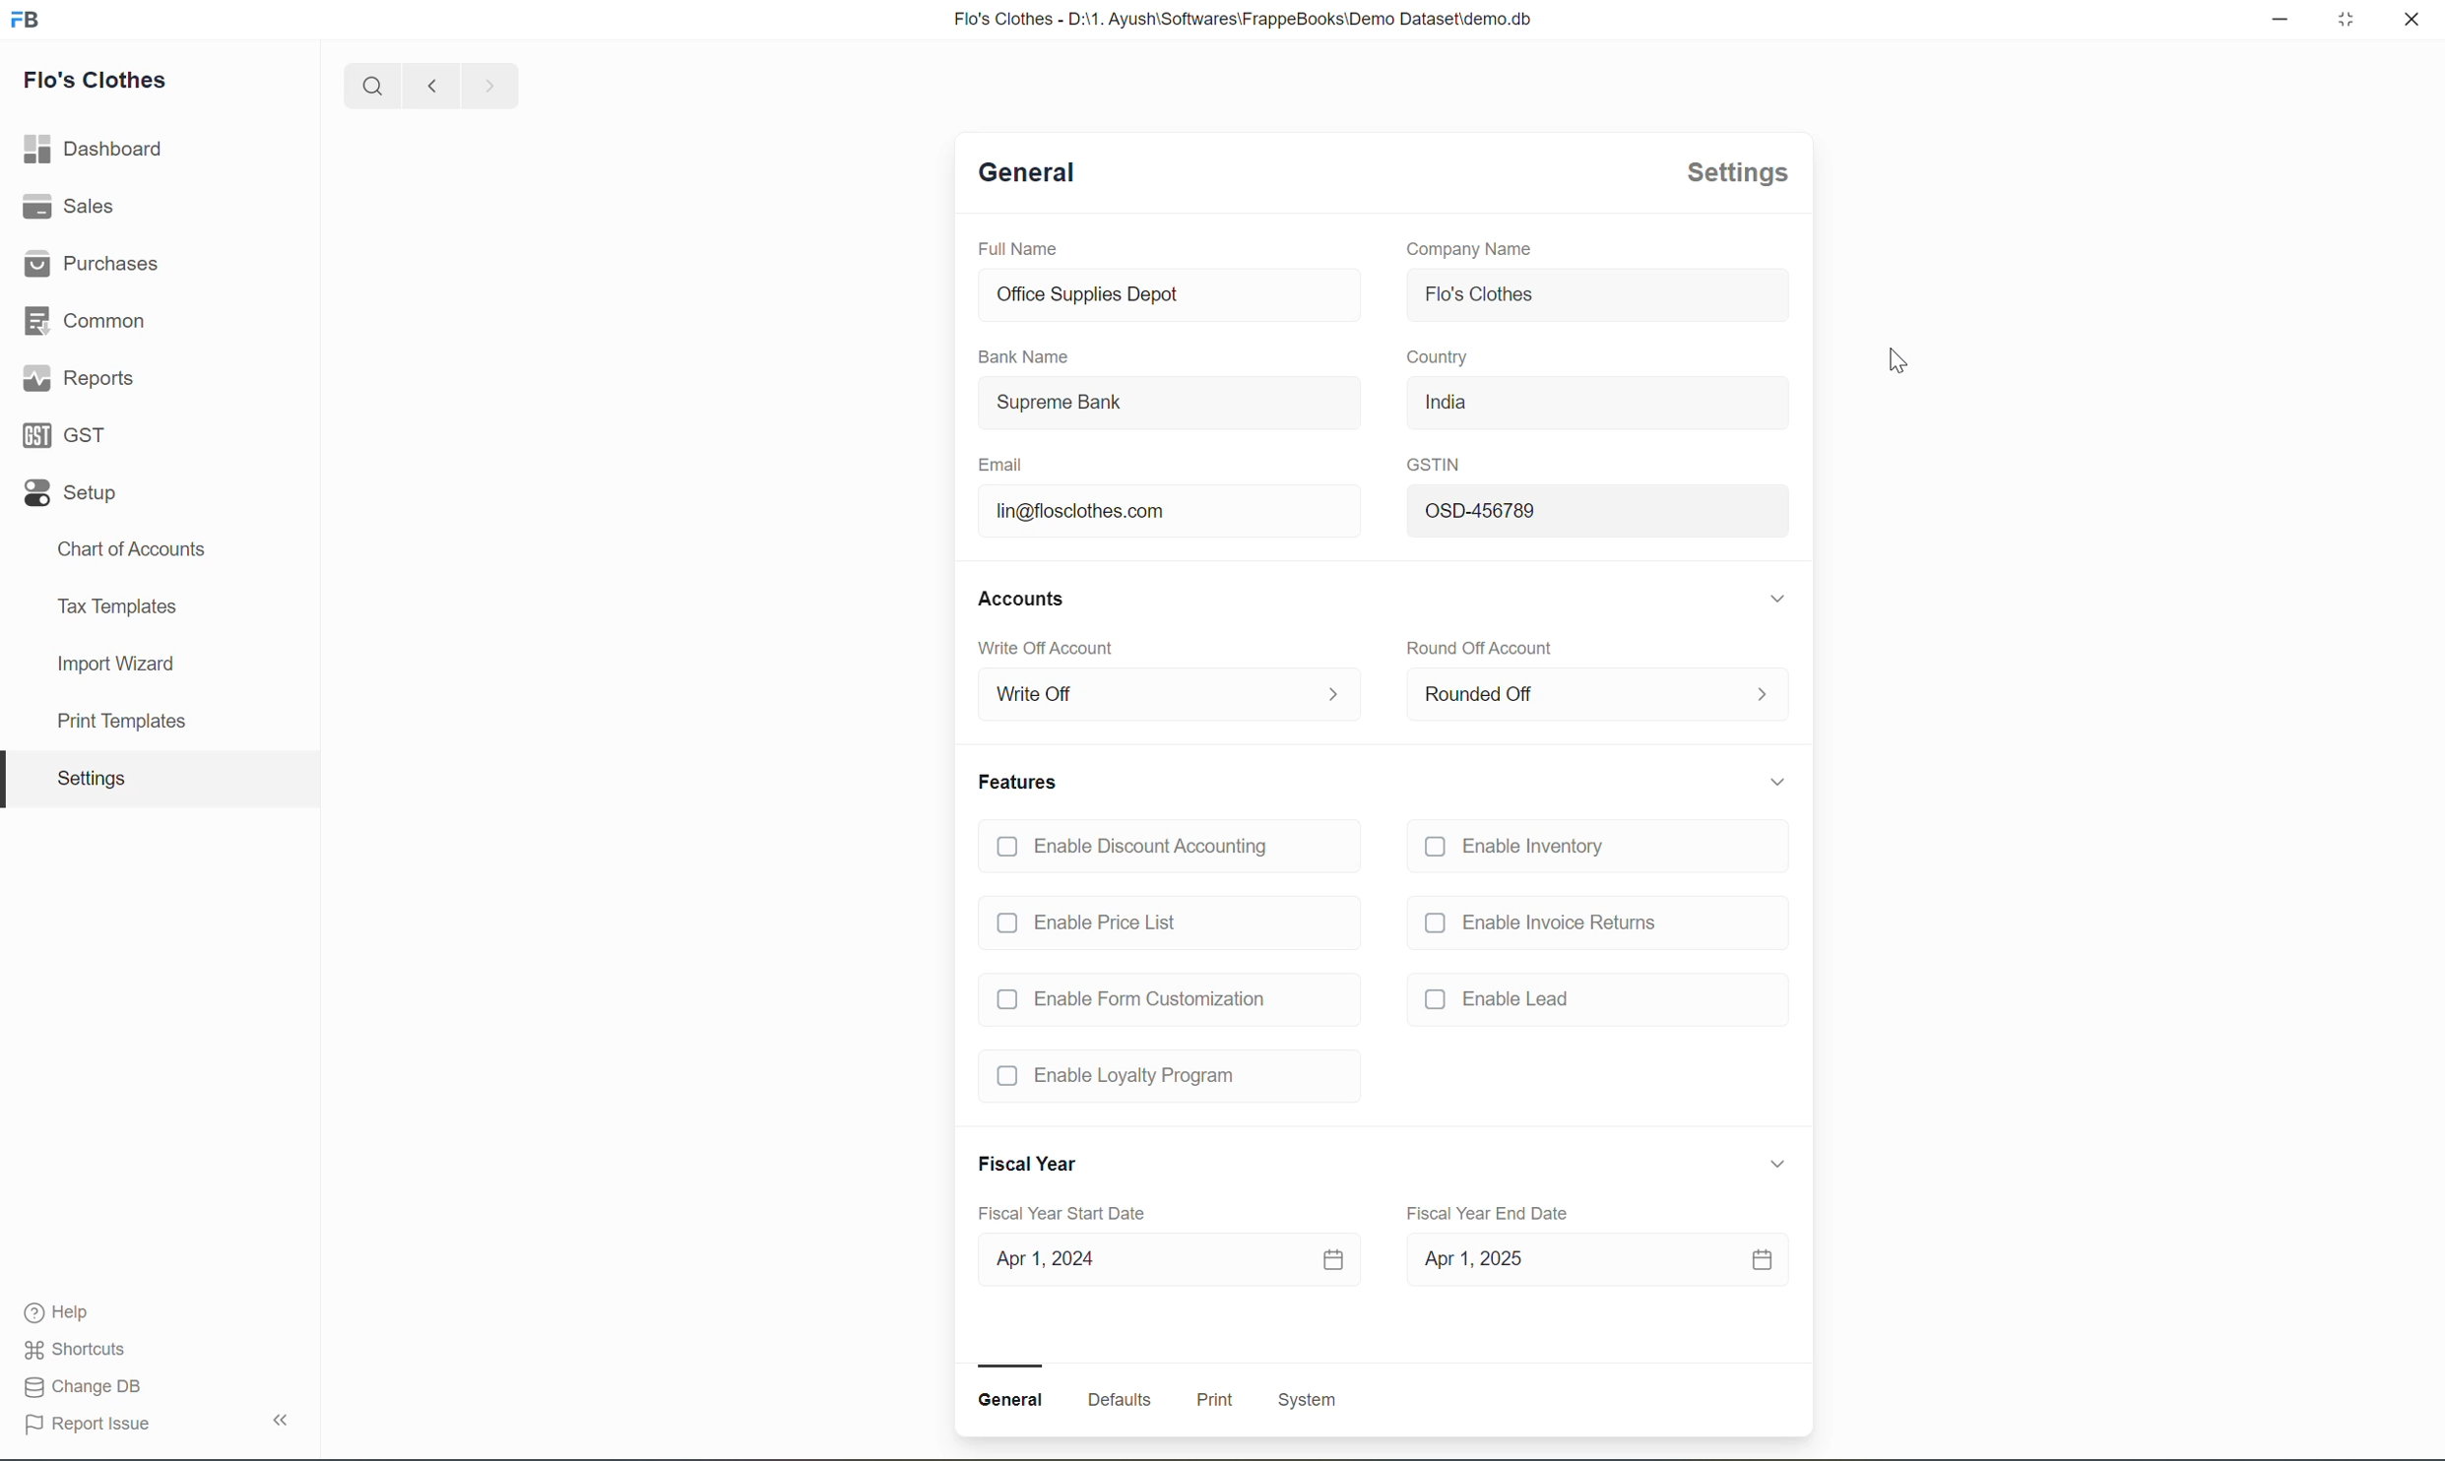  I want to click on Office Supplies Depot, so click(1170, 294).